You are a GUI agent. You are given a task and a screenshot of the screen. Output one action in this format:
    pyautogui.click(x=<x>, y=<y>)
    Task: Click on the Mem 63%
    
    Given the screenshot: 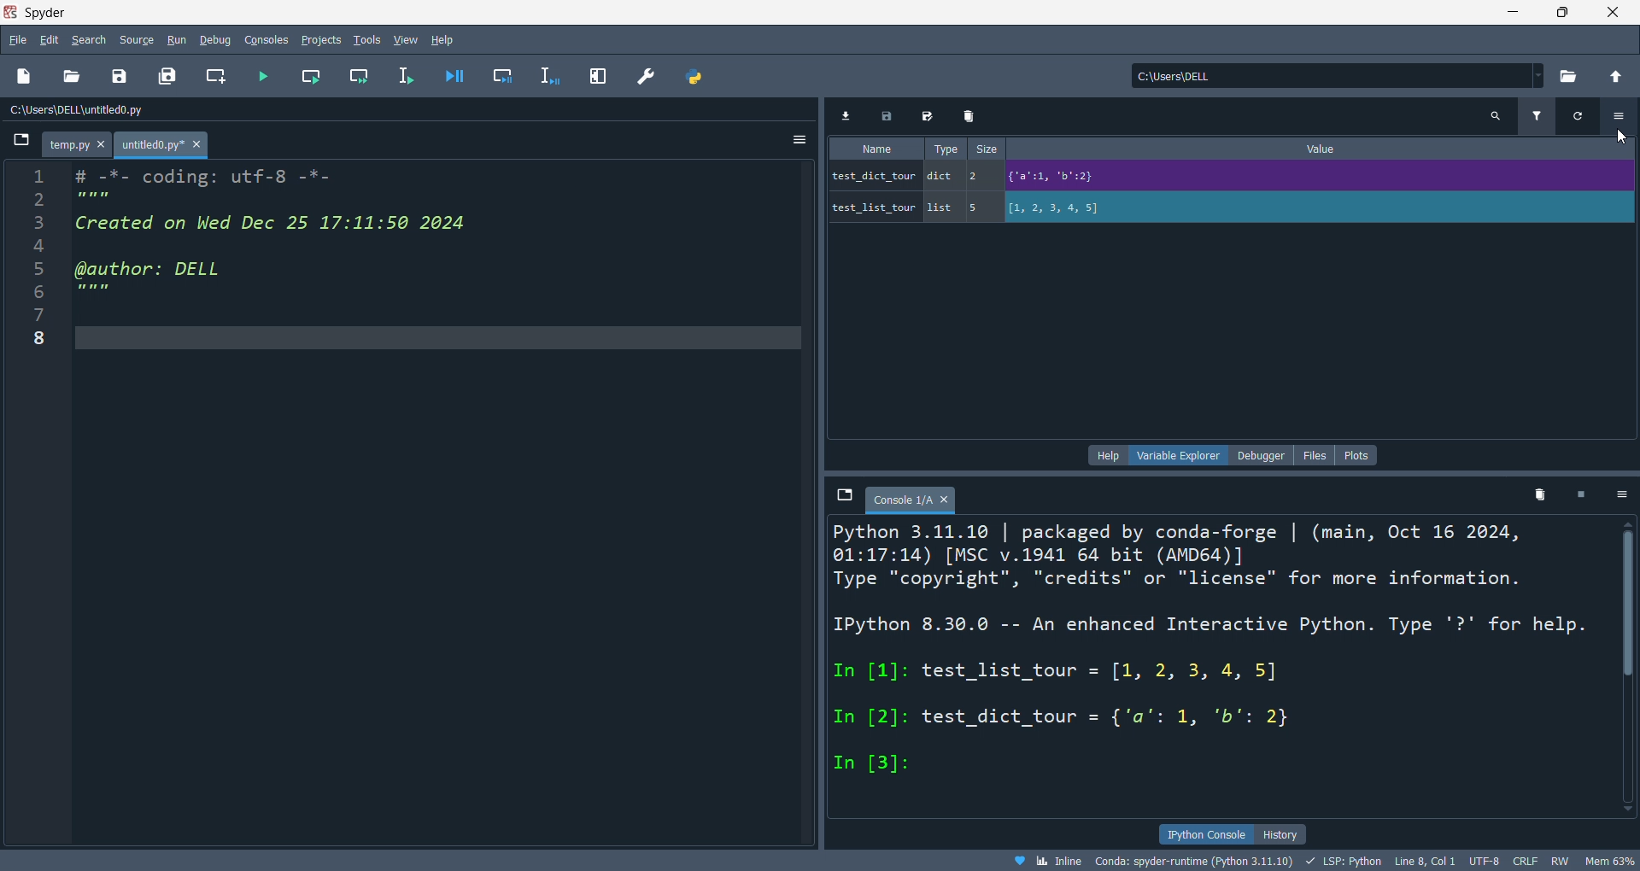 What is the action you would take?
    pyautogui.click(x=1611, y=860)
    